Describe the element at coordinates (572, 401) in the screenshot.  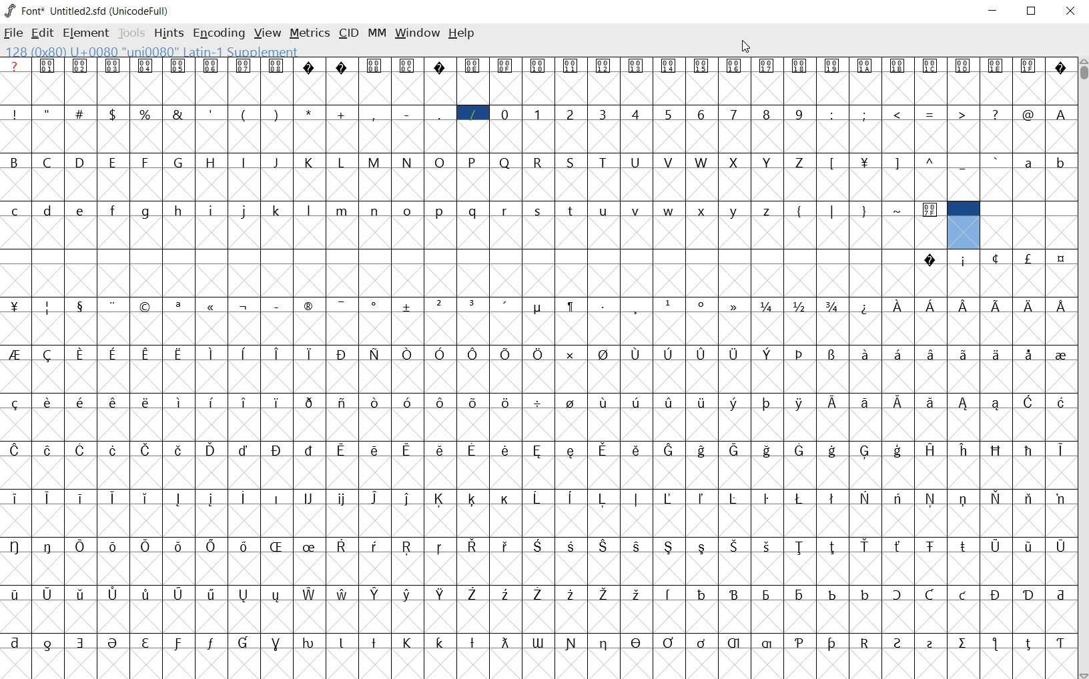
I see `Symbol` at that location.